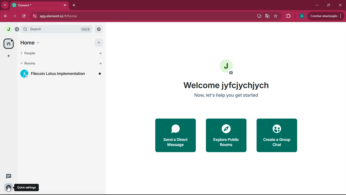 The image size is (346, 195). Describe the element at coordinates (9, 43) in the screenshot. I see `home` at that location.